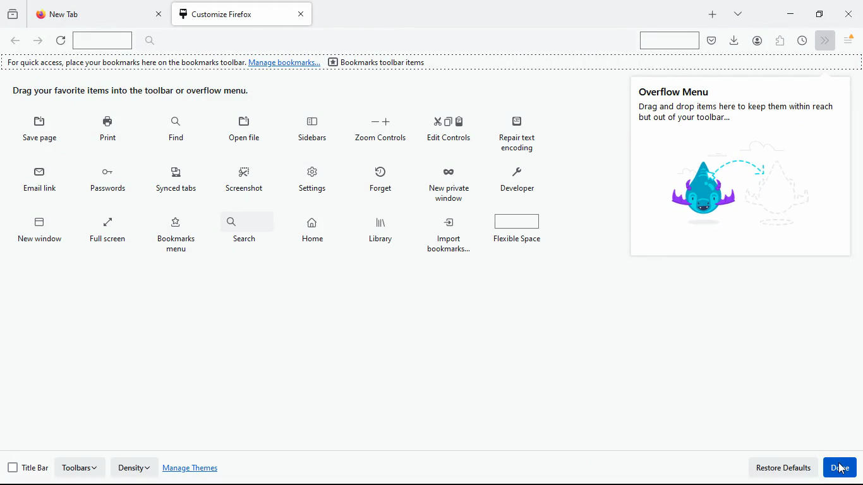 The height and width of the screenshot is (485, 863). Describe the element at coordinates (841, 467) in the screenshot. I see `done` at that location.